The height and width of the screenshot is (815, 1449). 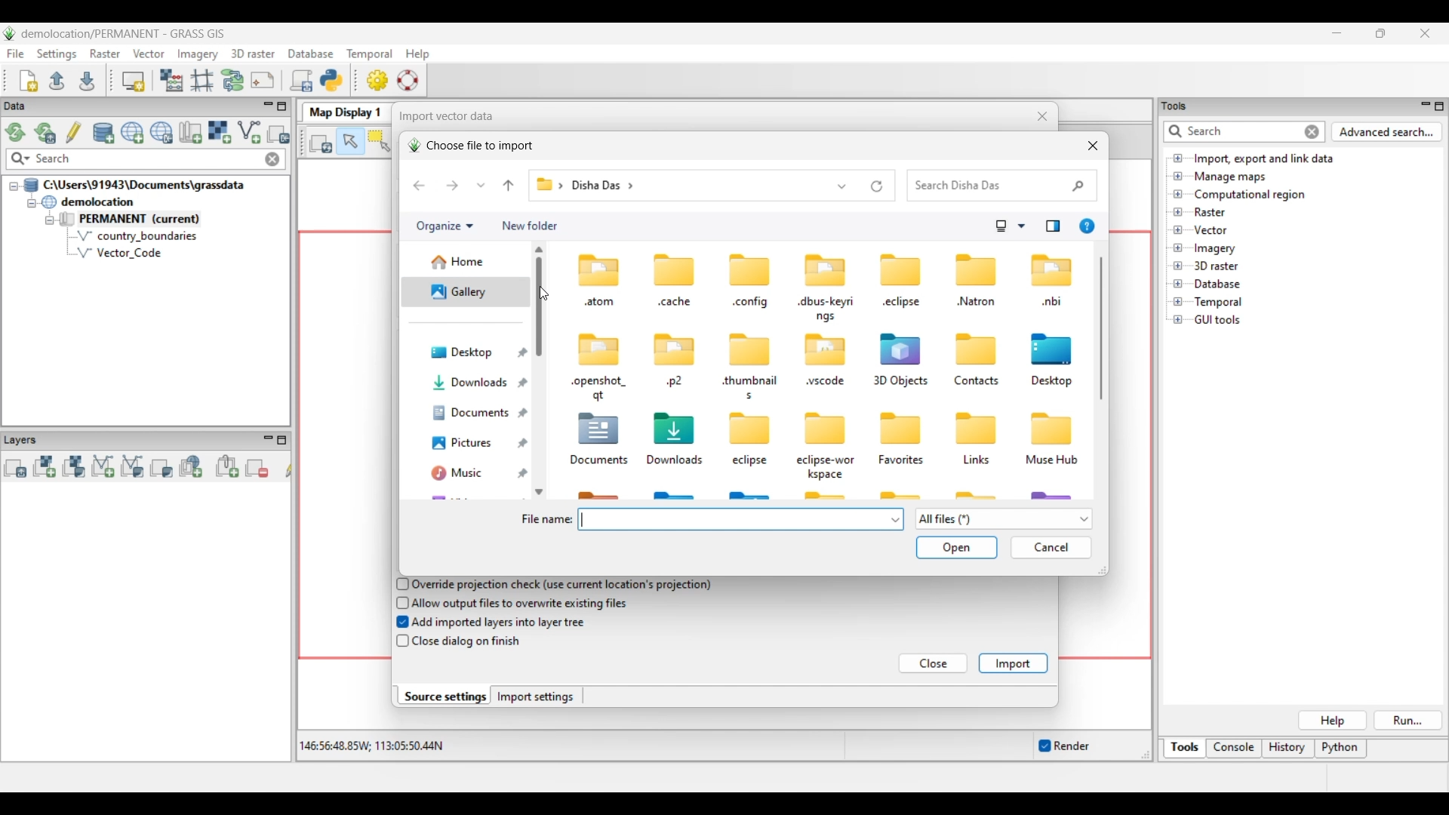 I want to click on Double click to see files under 3D raster, so click(x=1217, y=266).